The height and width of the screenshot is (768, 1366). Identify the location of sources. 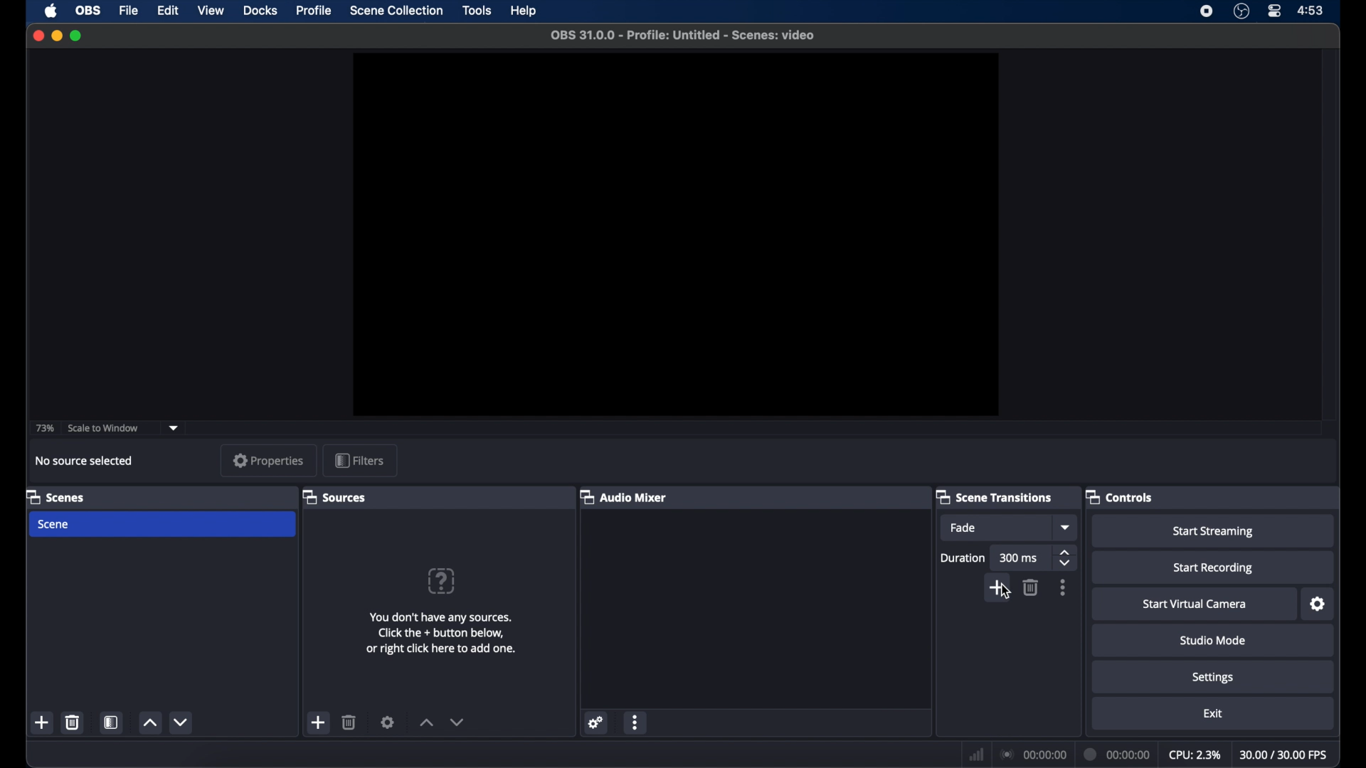
(334, 496).